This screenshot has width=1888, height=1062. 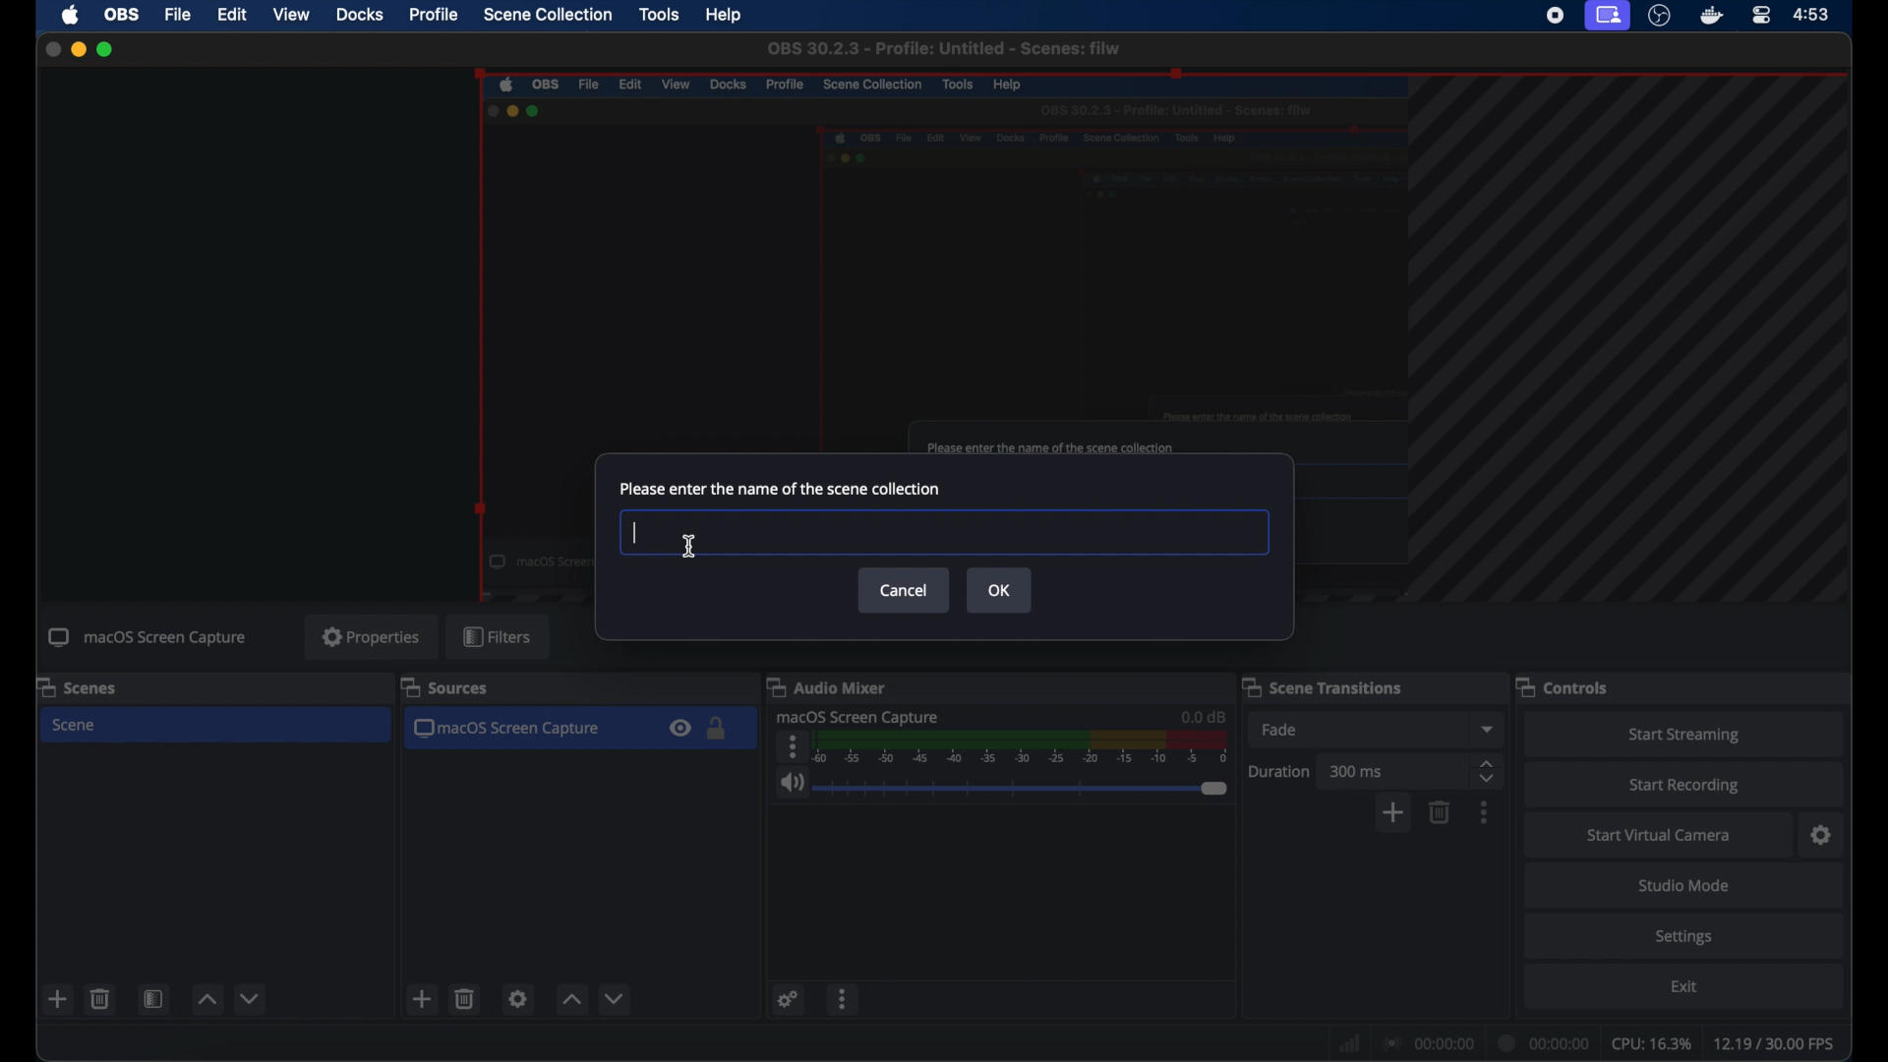 I want to click on settings, so click(x=1821, y=834).